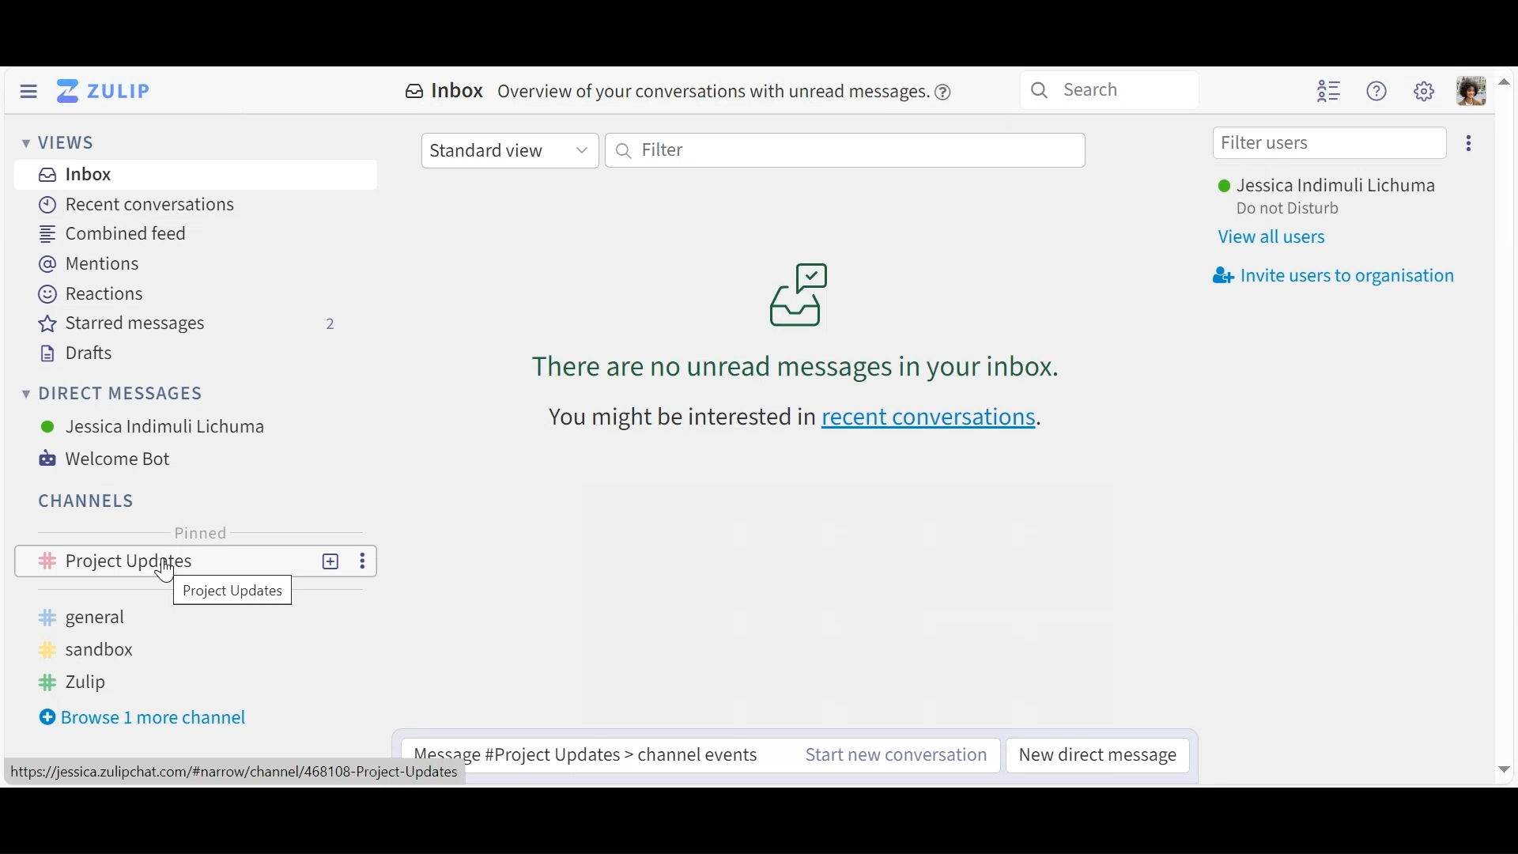  What do you see at coordinates (1376, 92) in the screenshot?
I see `Help menu` at bounding box center [1376, 92].